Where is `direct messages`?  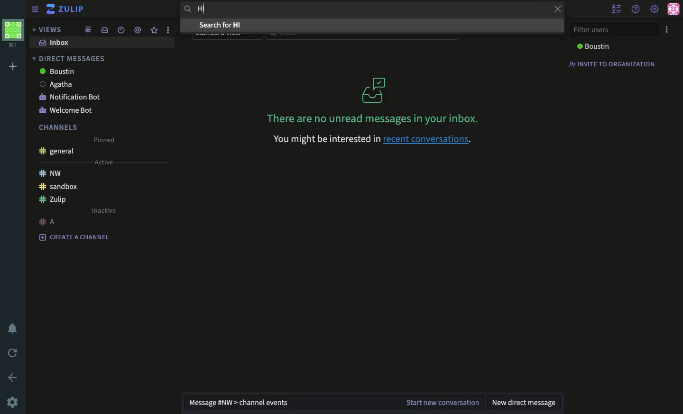 direct messages is located at coordinates (68, 59).